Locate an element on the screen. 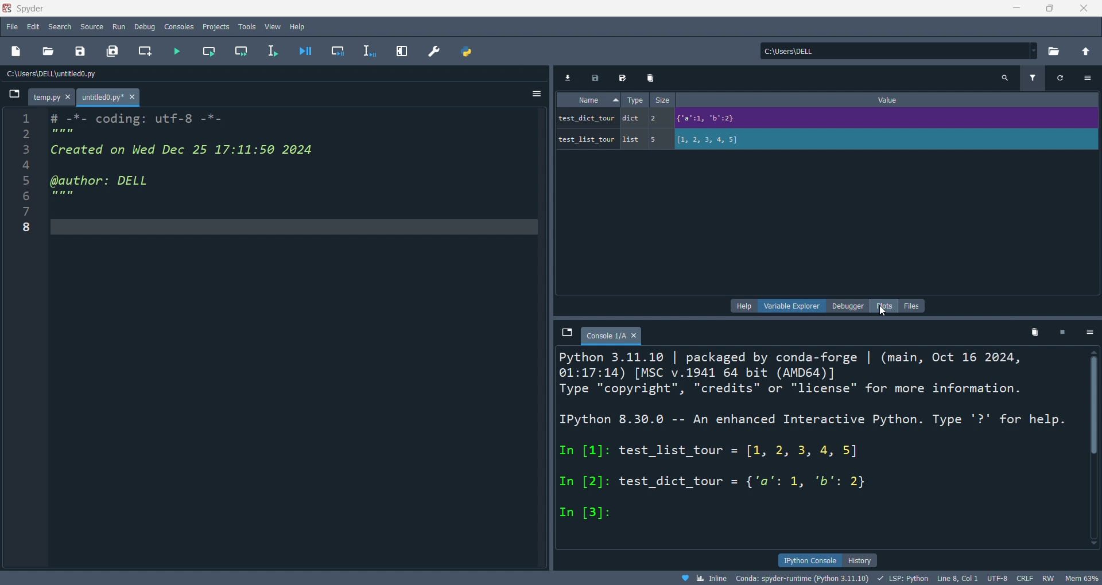 Image resolution: width=1102 pixels, height=585 pixels. value is located at coordinates (887, 100).